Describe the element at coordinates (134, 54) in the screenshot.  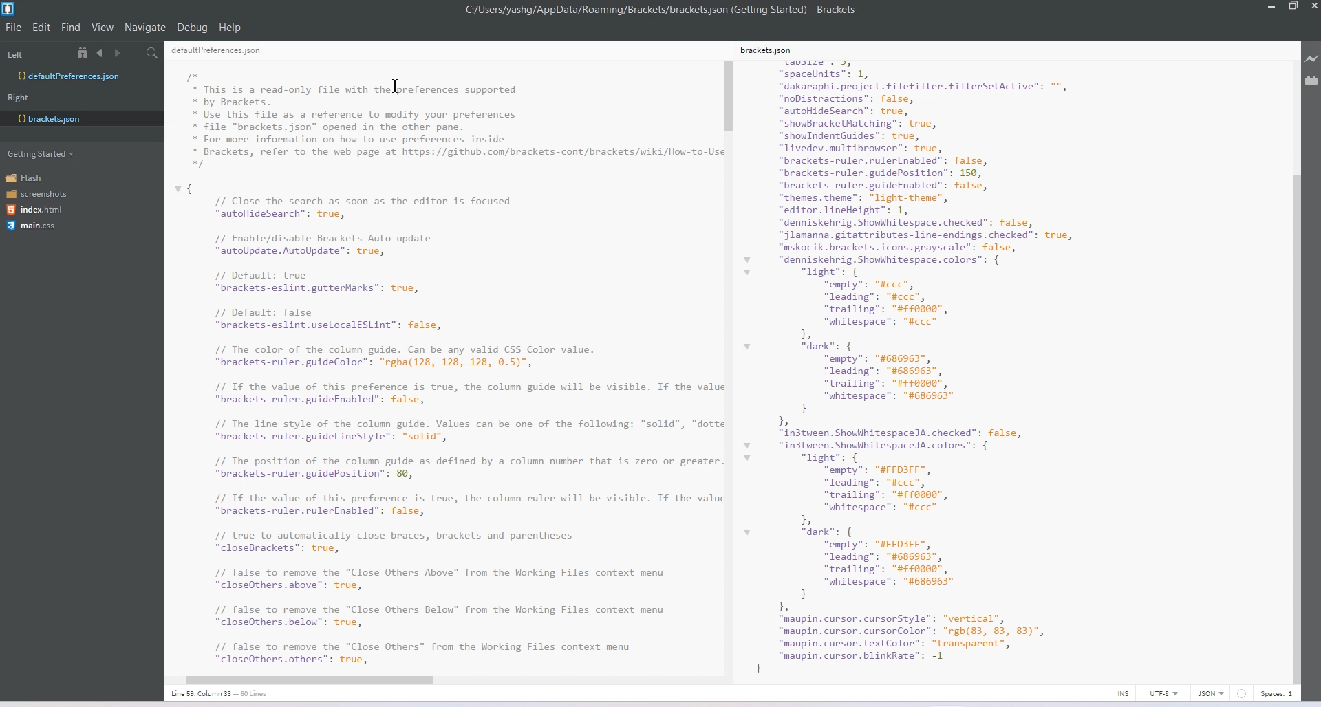
I see `Split editor vertically and Horizontally` at that location.